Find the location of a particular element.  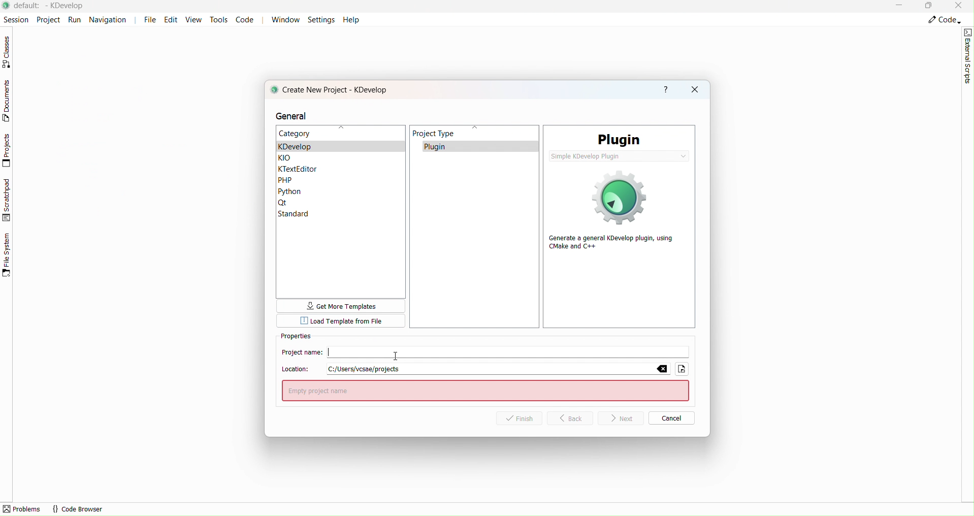

Location is located at coordinates (485, 369).